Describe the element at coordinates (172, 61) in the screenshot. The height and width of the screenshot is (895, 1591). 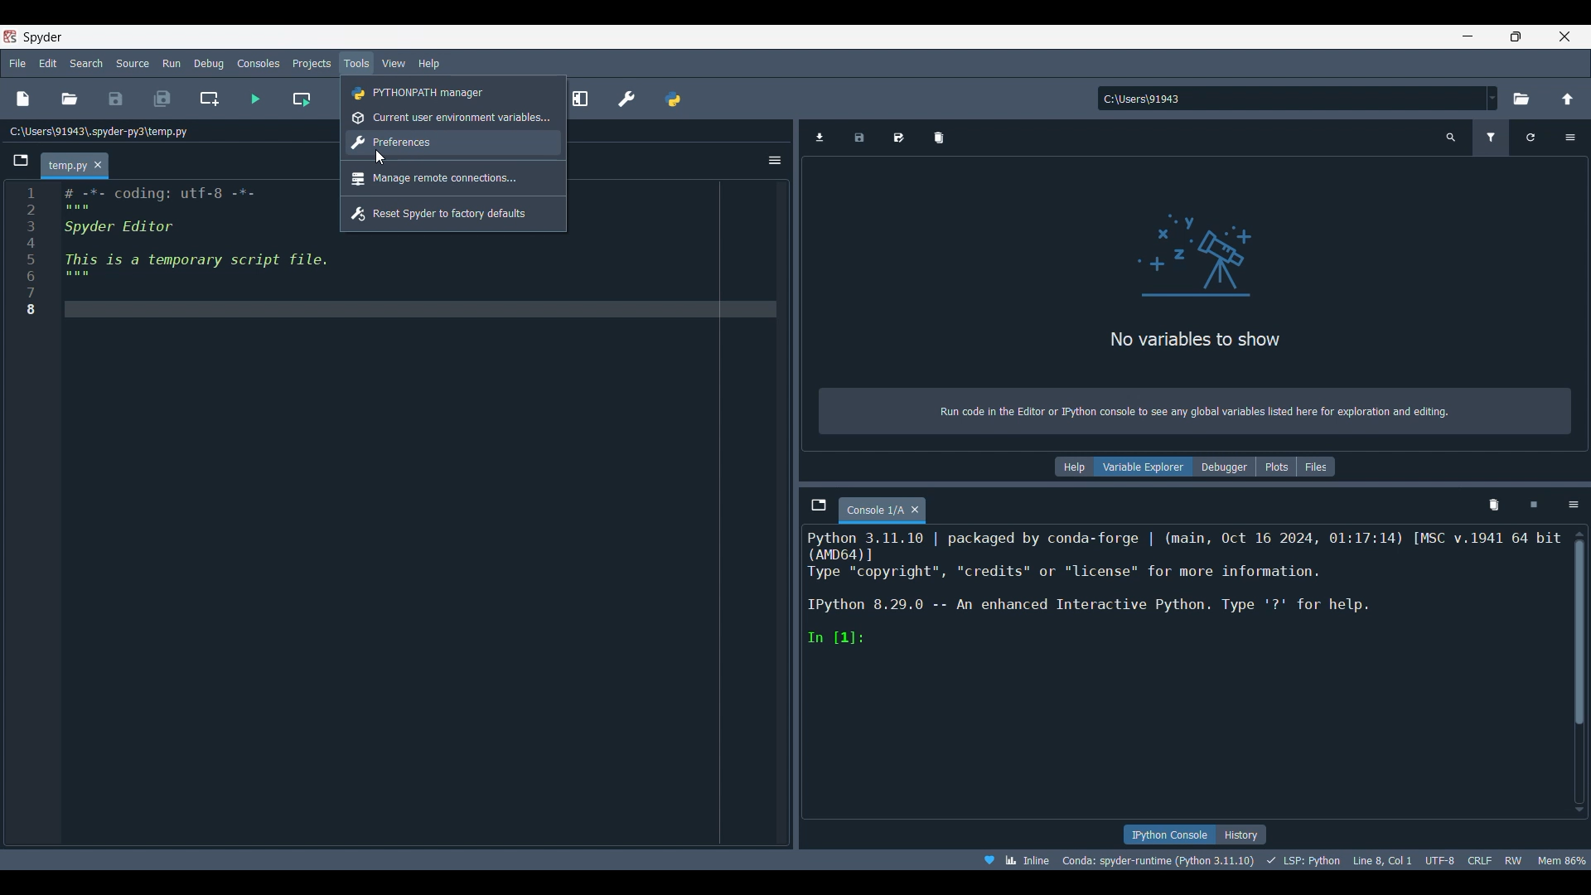
I see `Run menu` at that location.